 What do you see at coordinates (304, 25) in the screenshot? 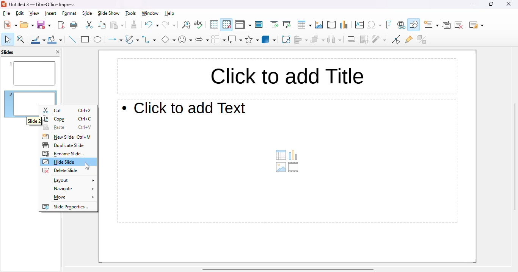
I see `table` at bounding box center [304, 25].